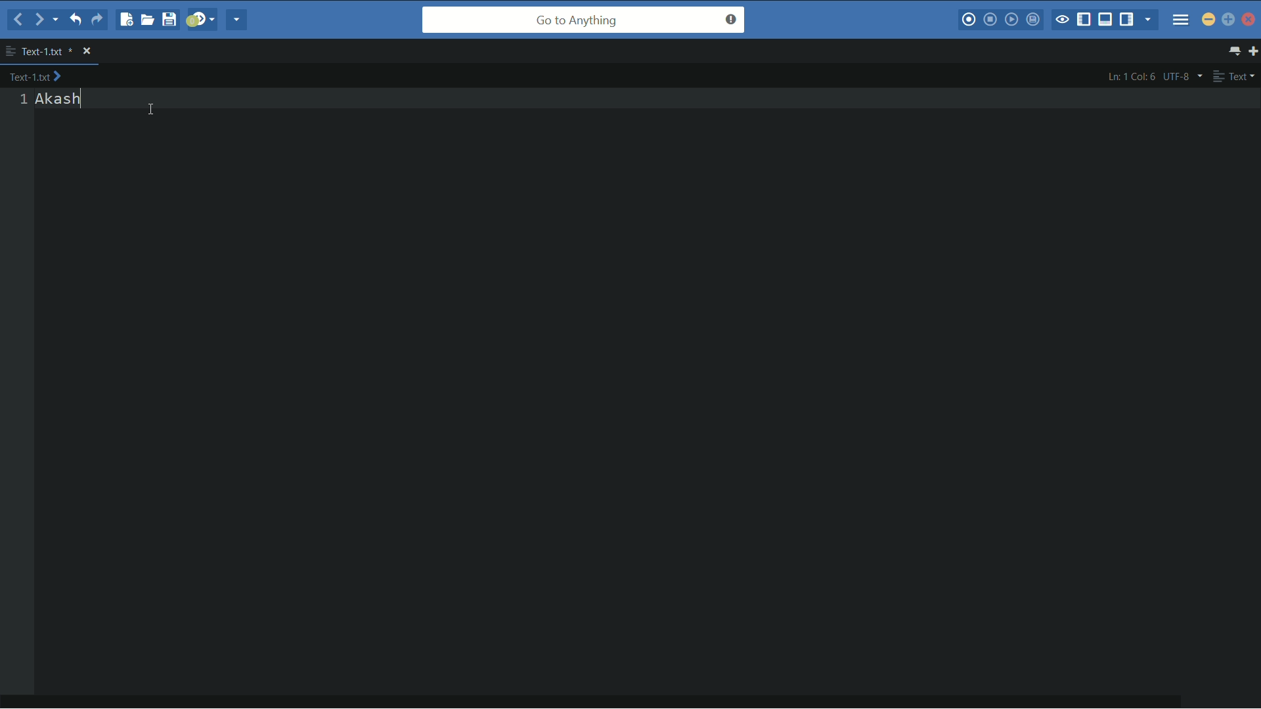 The image size is (1261, 709). I want to click on forward, so click(45, 20).